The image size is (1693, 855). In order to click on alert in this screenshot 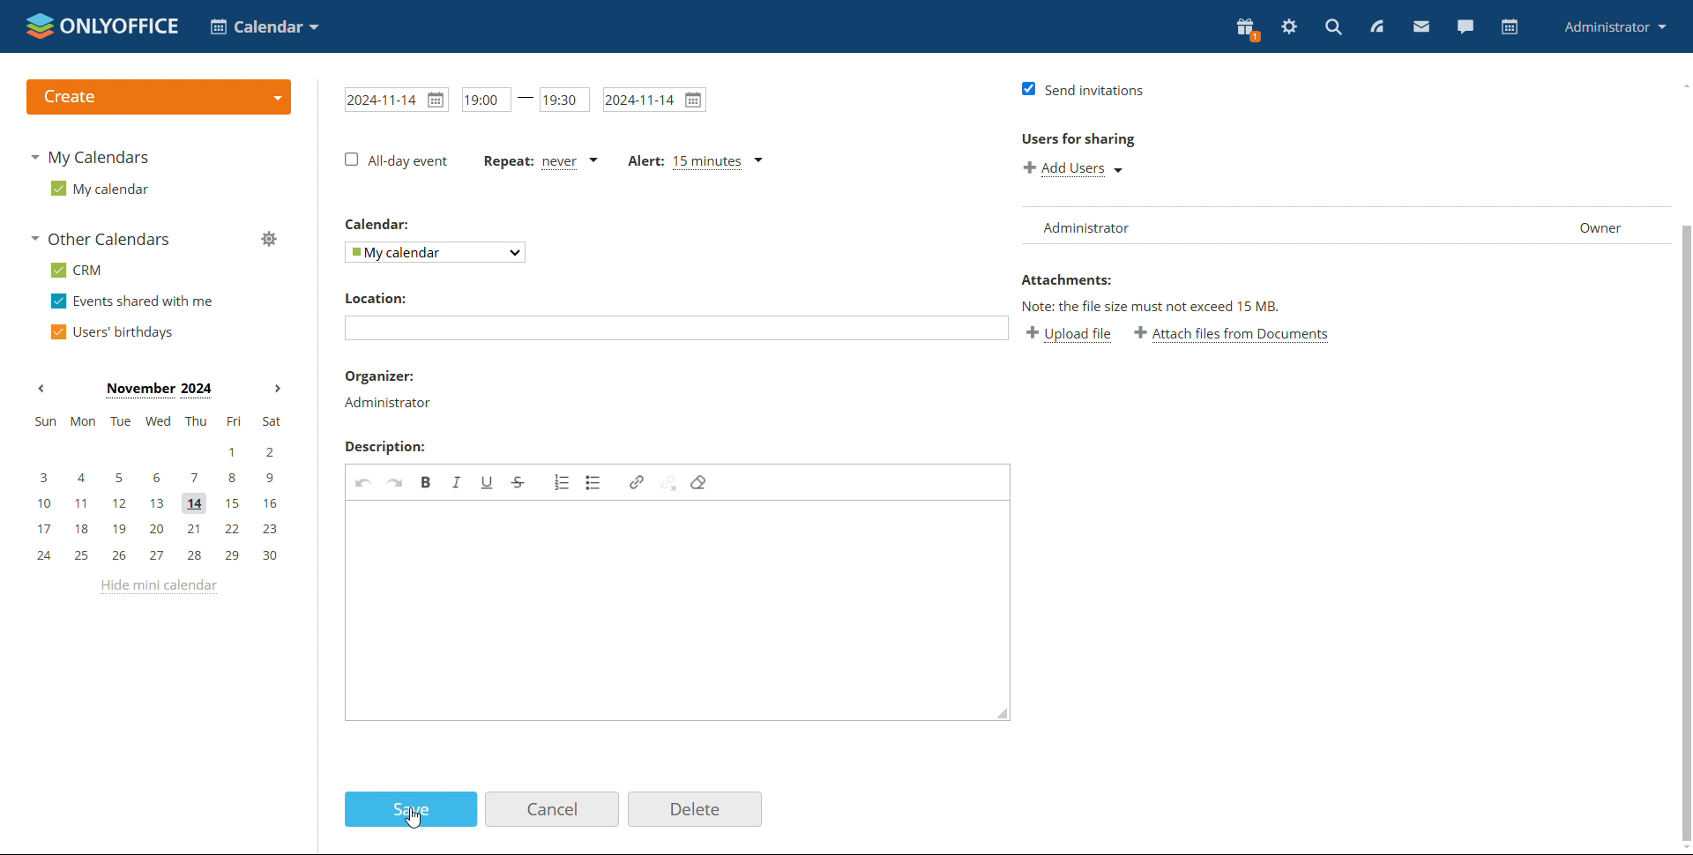, I will do `click(698, 161)`.